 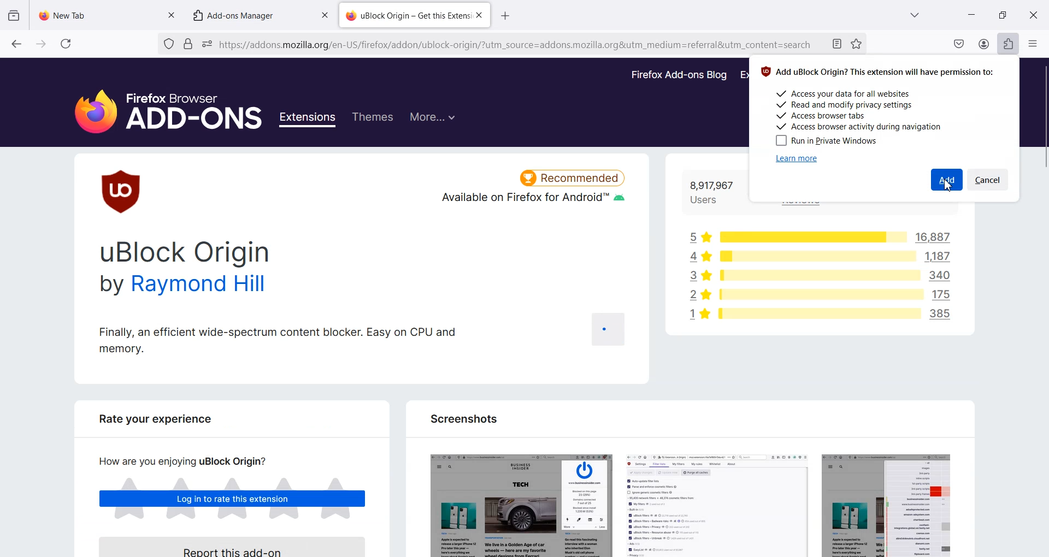 I want to click on Firefox Browser Add-Ons, so click(x=158, y=105).